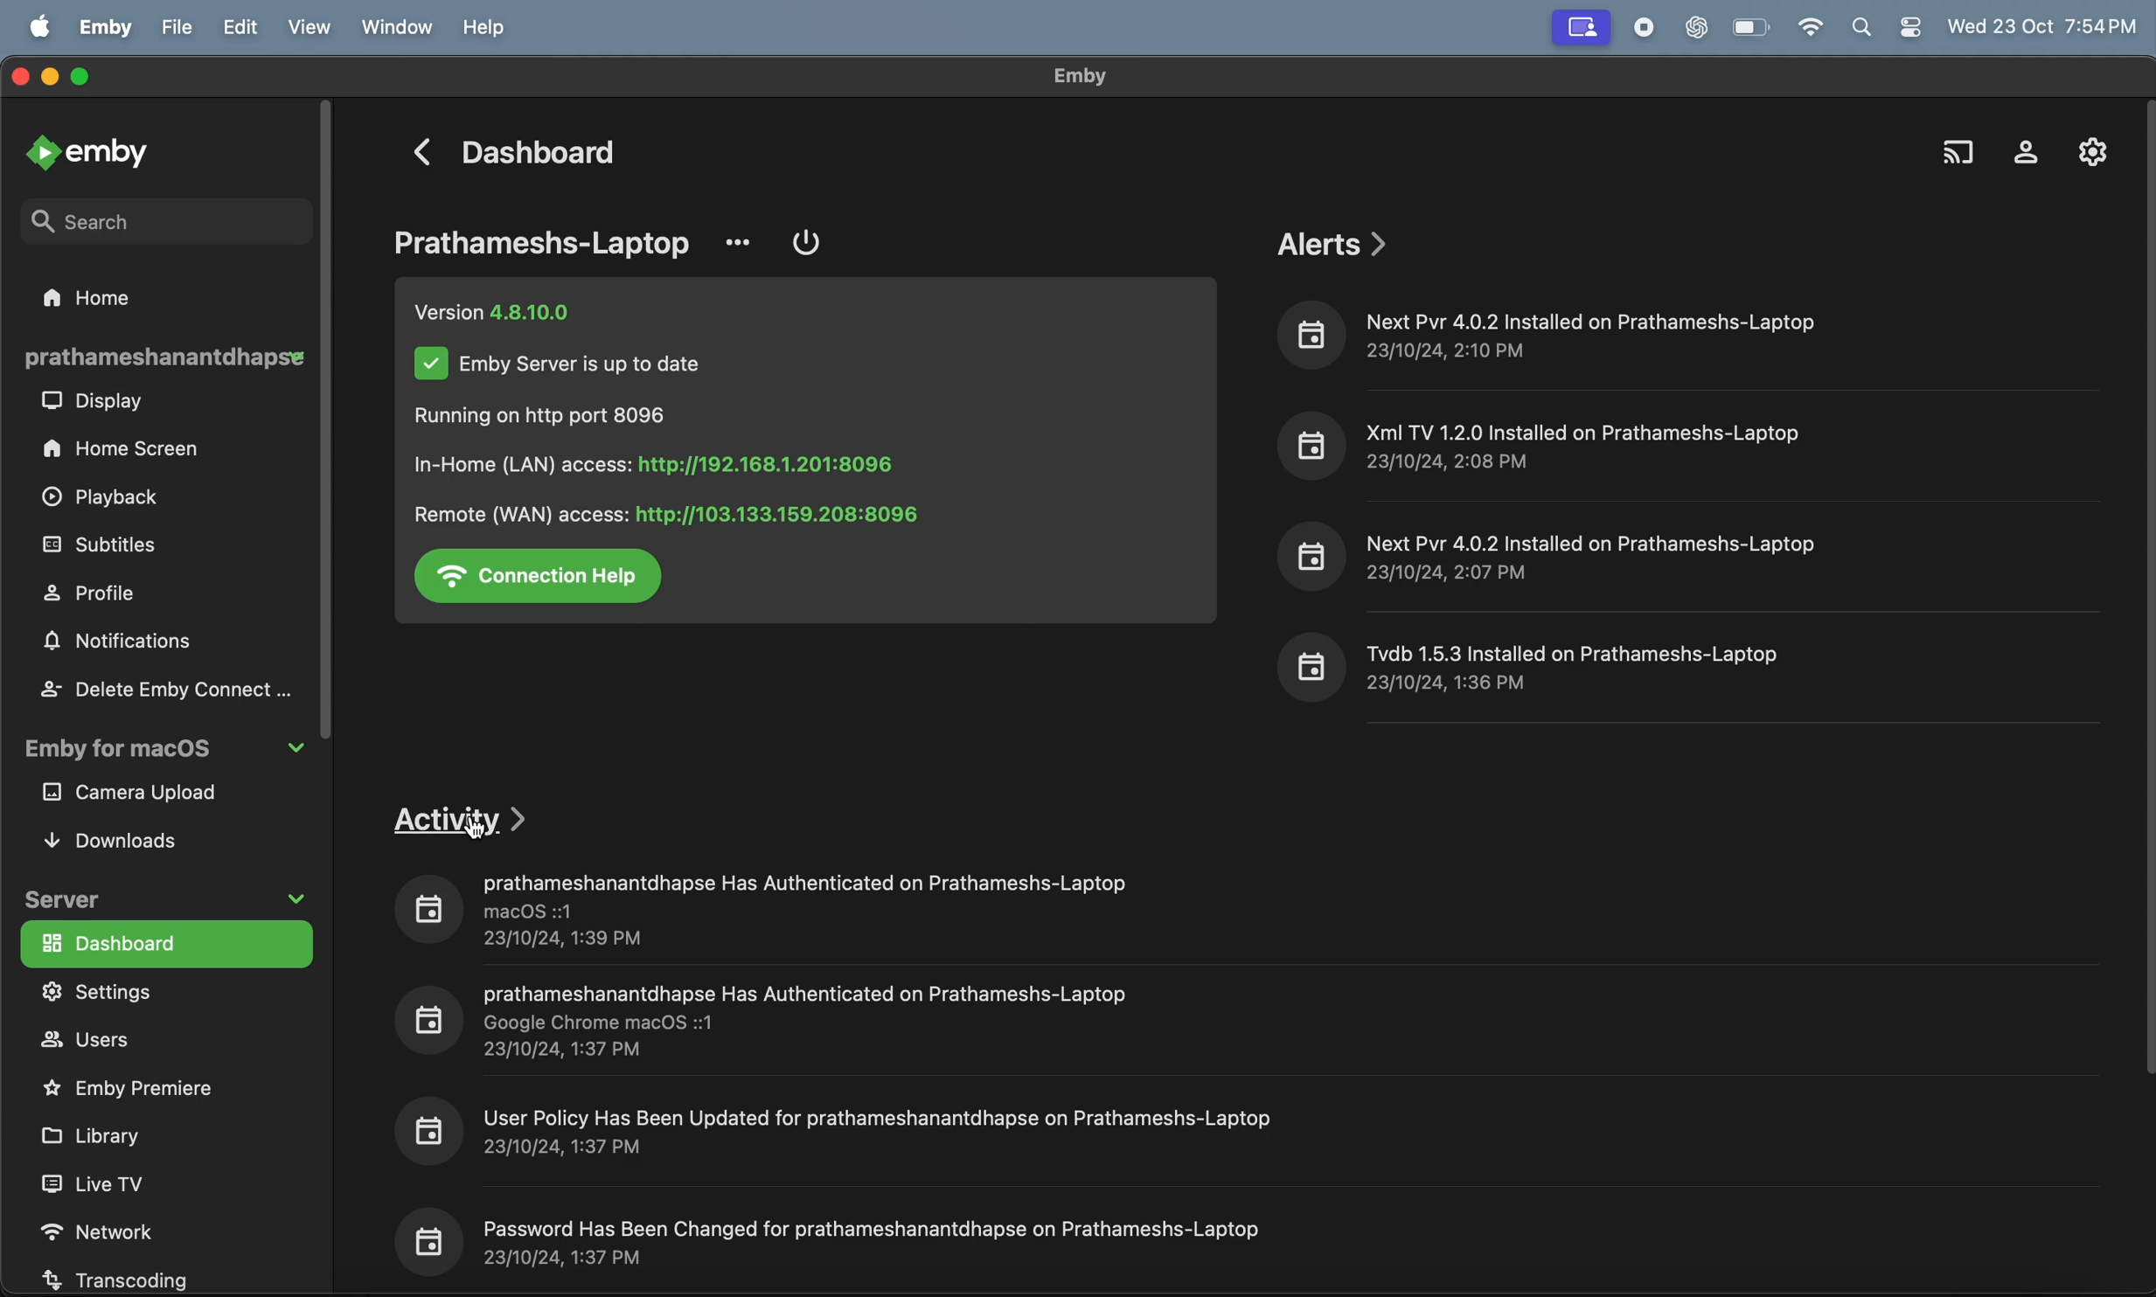 The width and height of the screenshot is (2156, 1297). I want to click on search, so click(1957, 144).